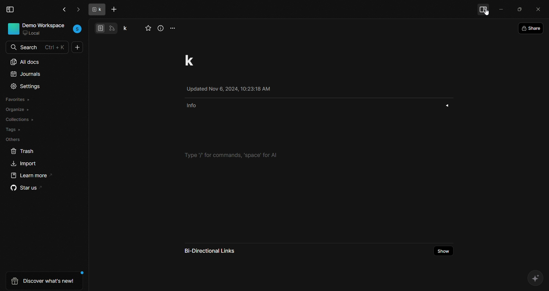  What do you see at coordinates (483, 8) in the screenshot?
I see `view side bar` at bounding box center [483, 8].